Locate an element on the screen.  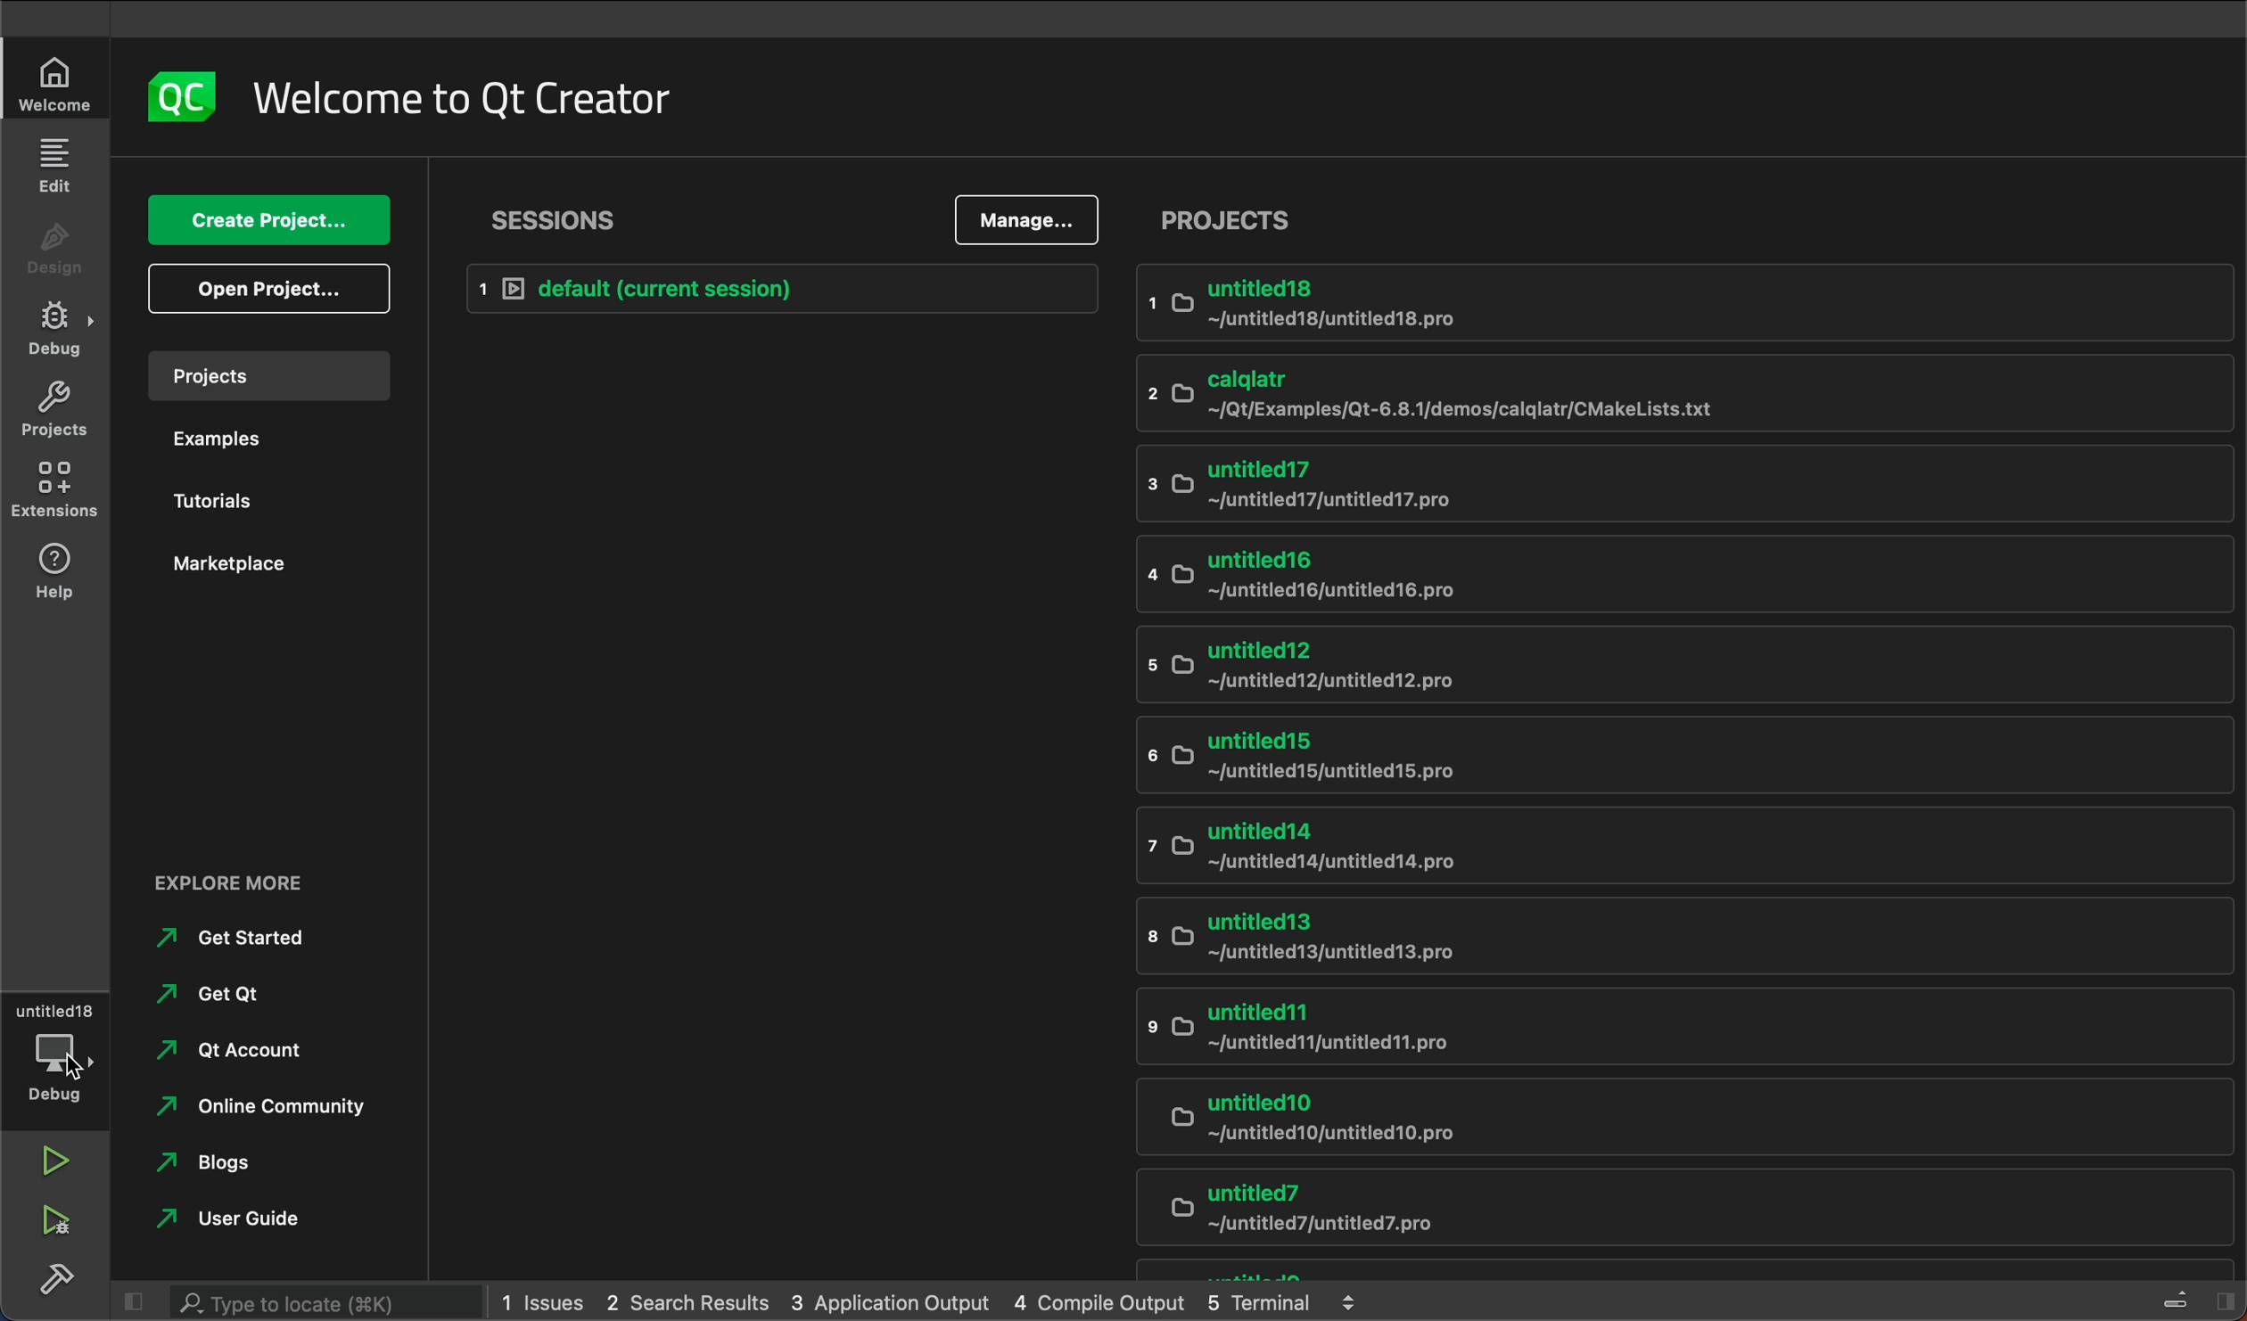
help is located at coordinates (53, 573).